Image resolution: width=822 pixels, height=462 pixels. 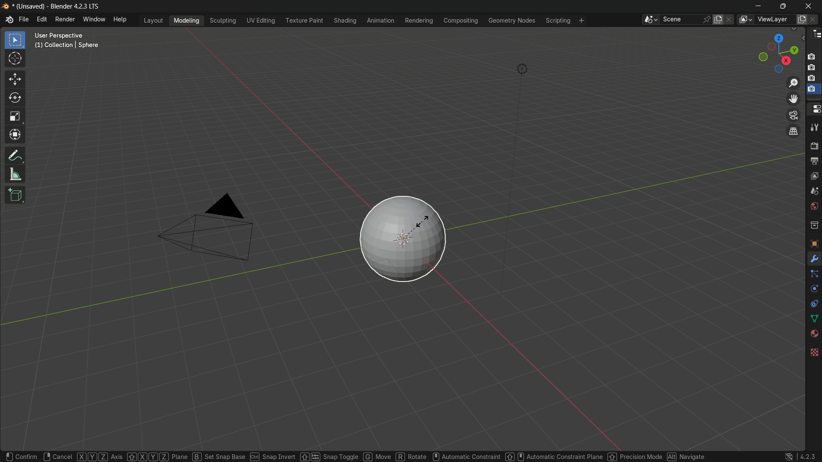 I want to click on output, so click(x=814, y=161).